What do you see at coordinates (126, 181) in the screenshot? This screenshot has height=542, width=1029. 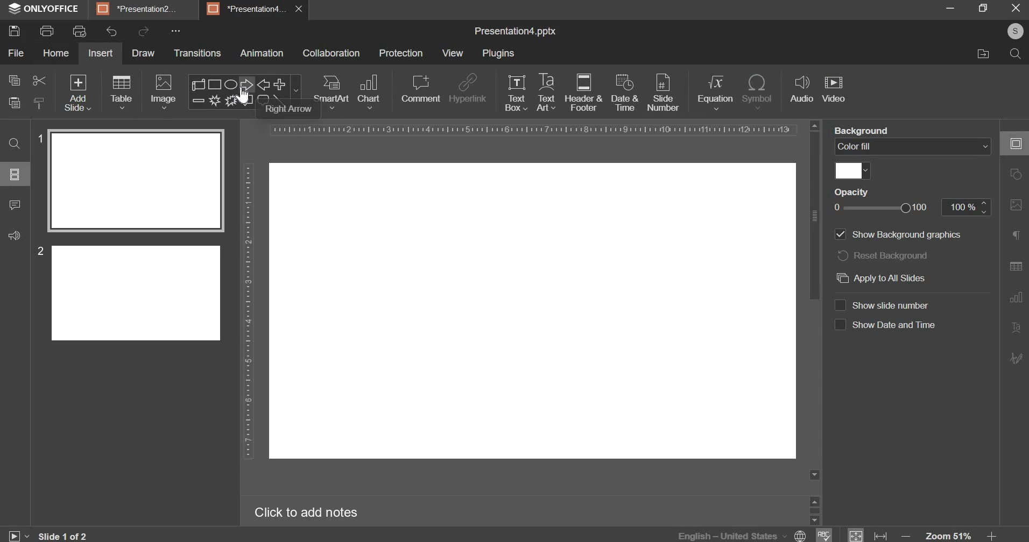 I see `slide 1` at bounding box center [126, 181].